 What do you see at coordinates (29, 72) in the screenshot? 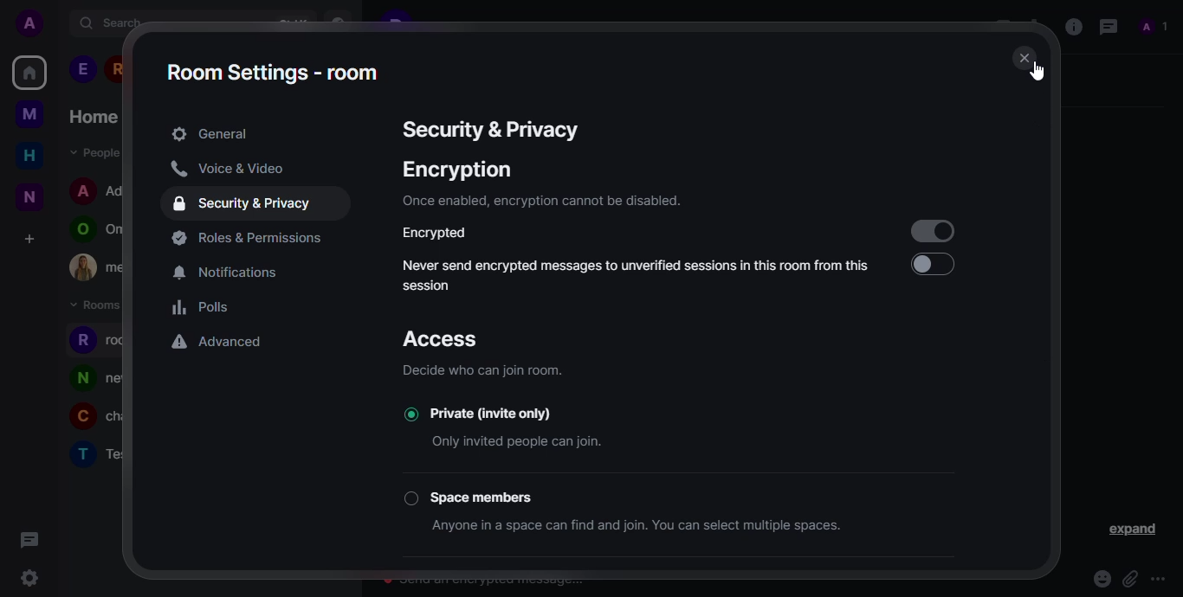
I see `home` at bounding box center [29, 72].